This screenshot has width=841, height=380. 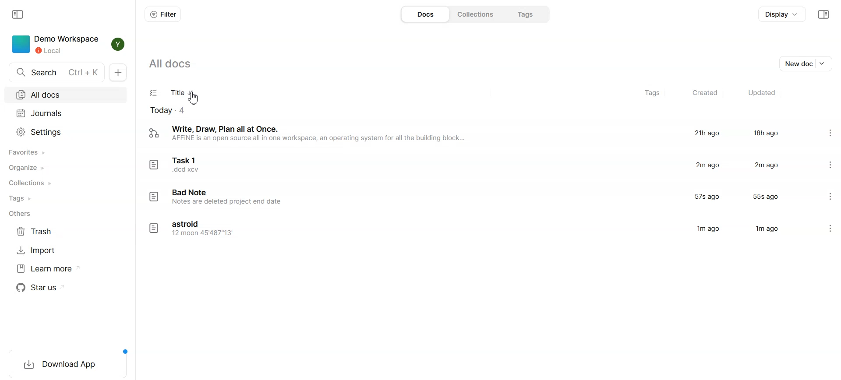 What do you see at coordinates (202, 234) in the screenshot?
I see `12 moon 45'487"13'` at bounding box center [202, 234].